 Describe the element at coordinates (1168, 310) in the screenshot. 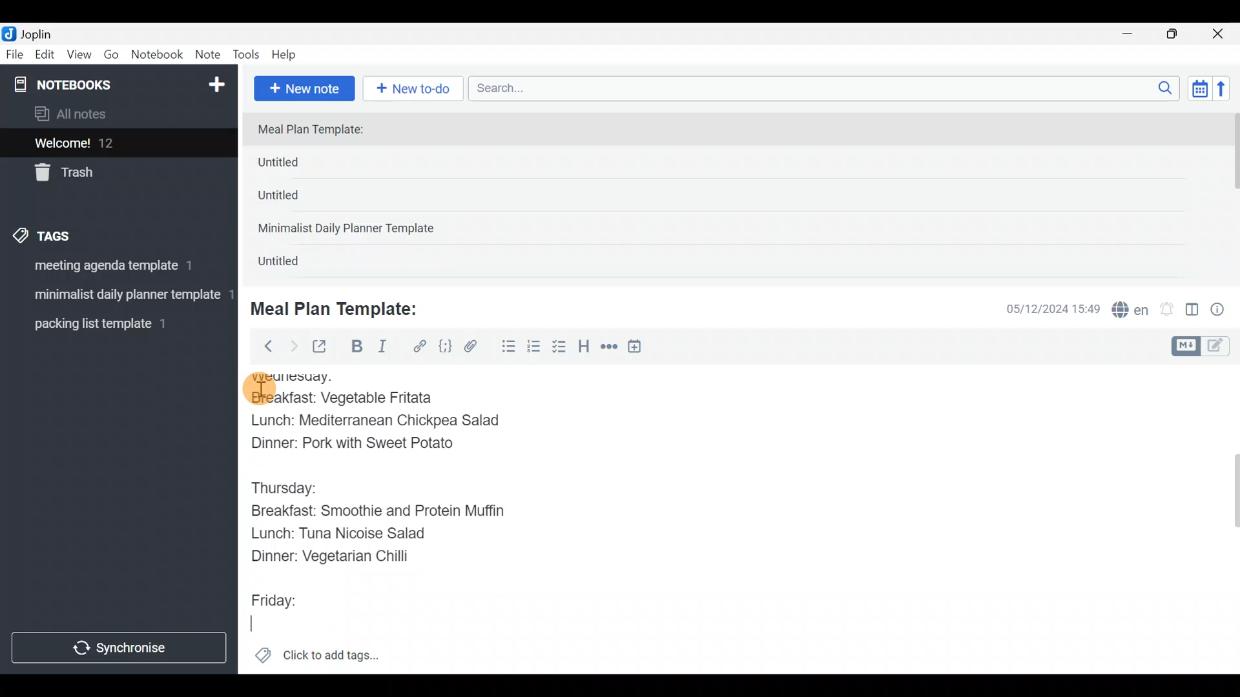

I see `Set alarm` at that location.